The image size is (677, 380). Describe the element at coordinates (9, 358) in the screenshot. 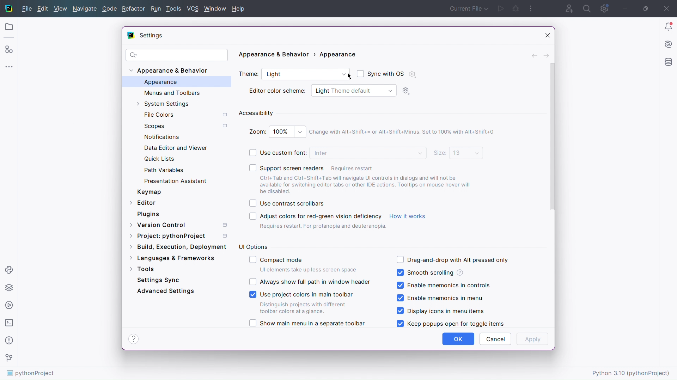

I see `Version Control` at that location.